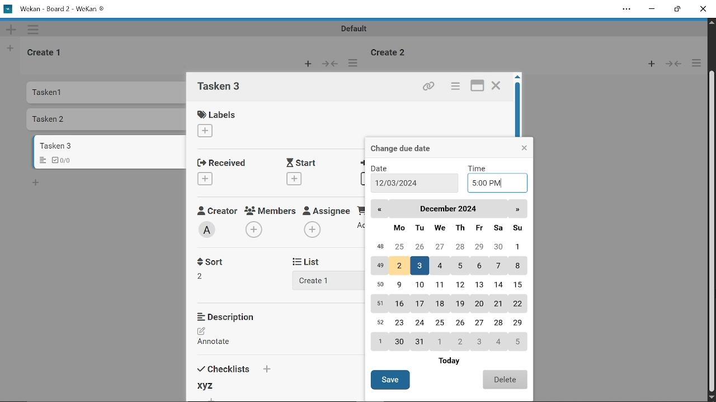  I want to click on List, so click(313, 261).